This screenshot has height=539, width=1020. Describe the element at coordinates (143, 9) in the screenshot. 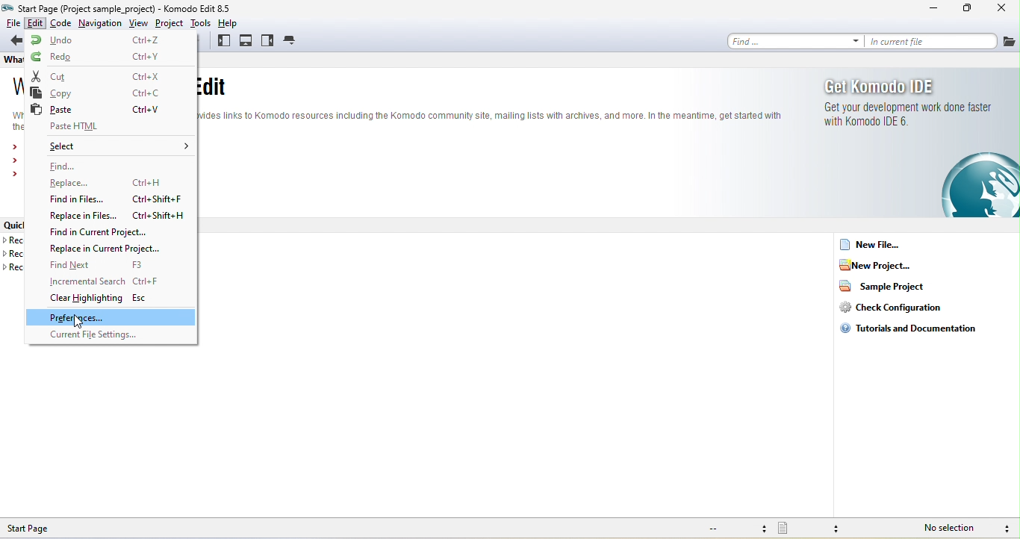

I see `titles` at that location.